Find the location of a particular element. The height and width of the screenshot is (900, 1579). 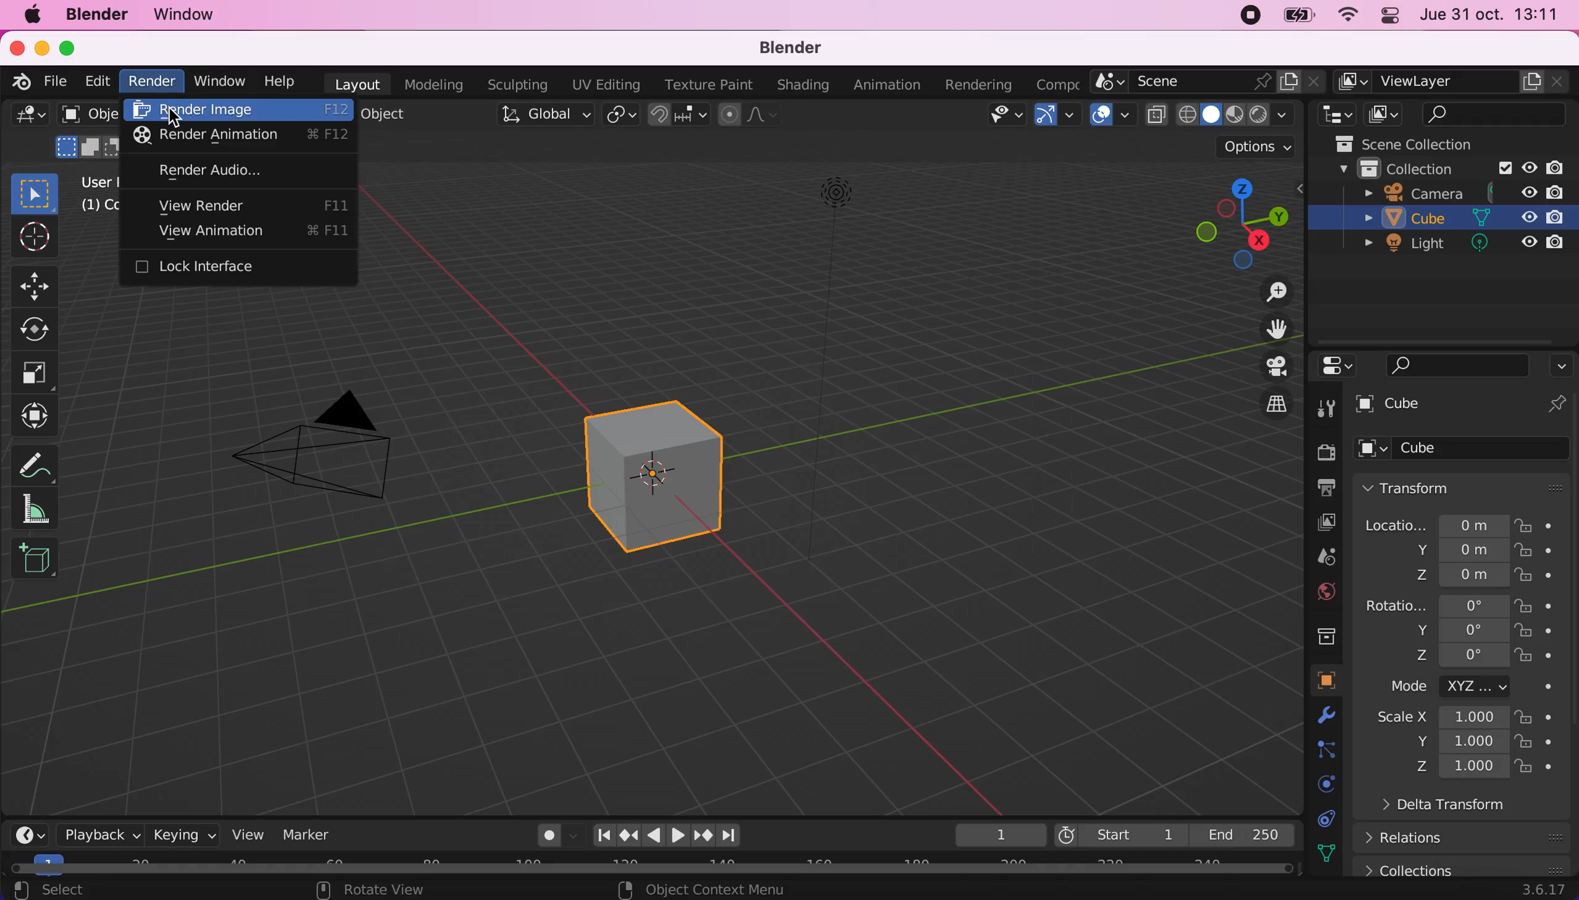

search bar is located at coordinates (1448, 365).